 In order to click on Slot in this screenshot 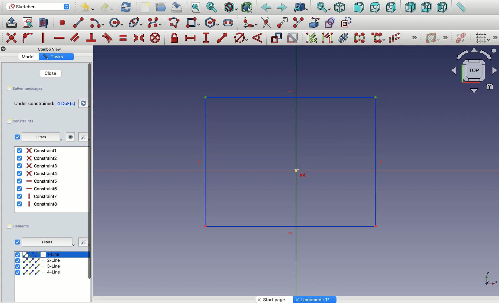, I will do `click(229, 23)`.